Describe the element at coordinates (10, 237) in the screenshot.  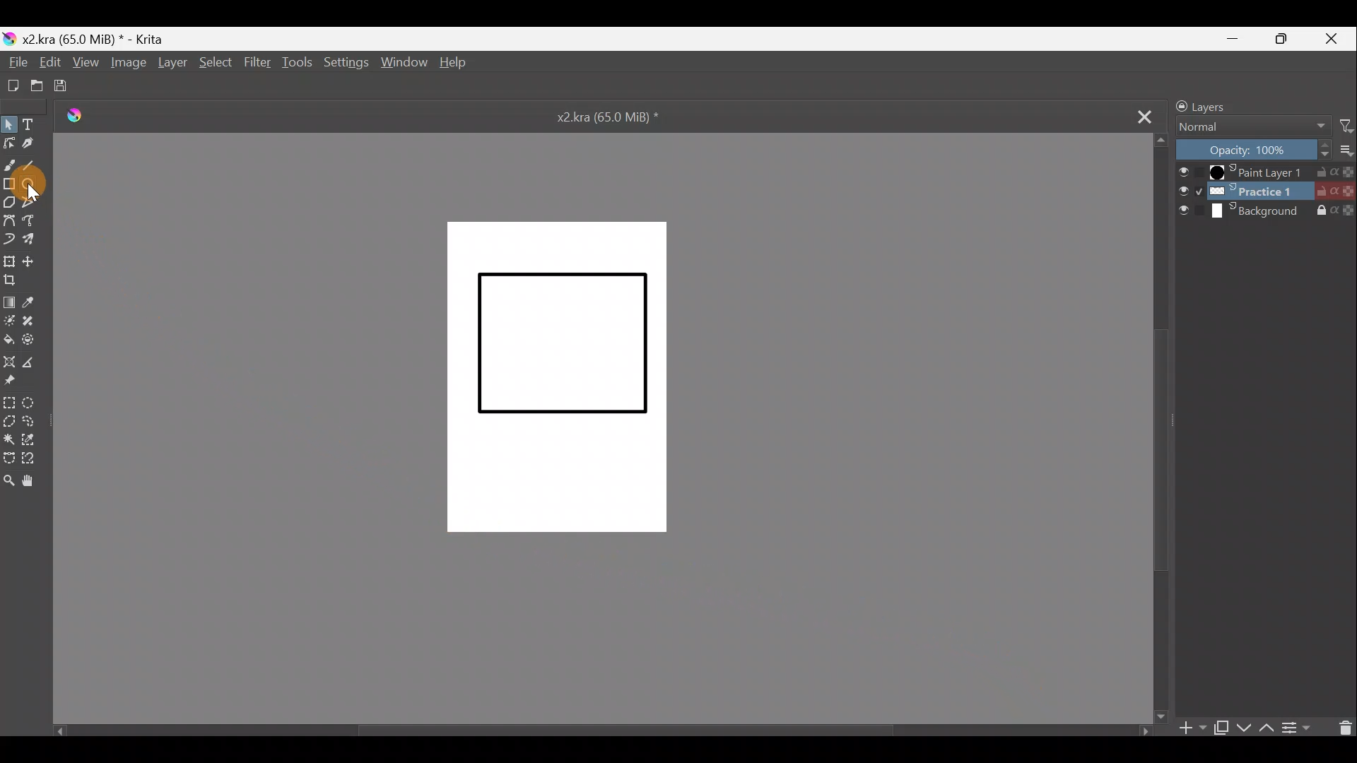
I see `Magnetic curve tool` at that location.